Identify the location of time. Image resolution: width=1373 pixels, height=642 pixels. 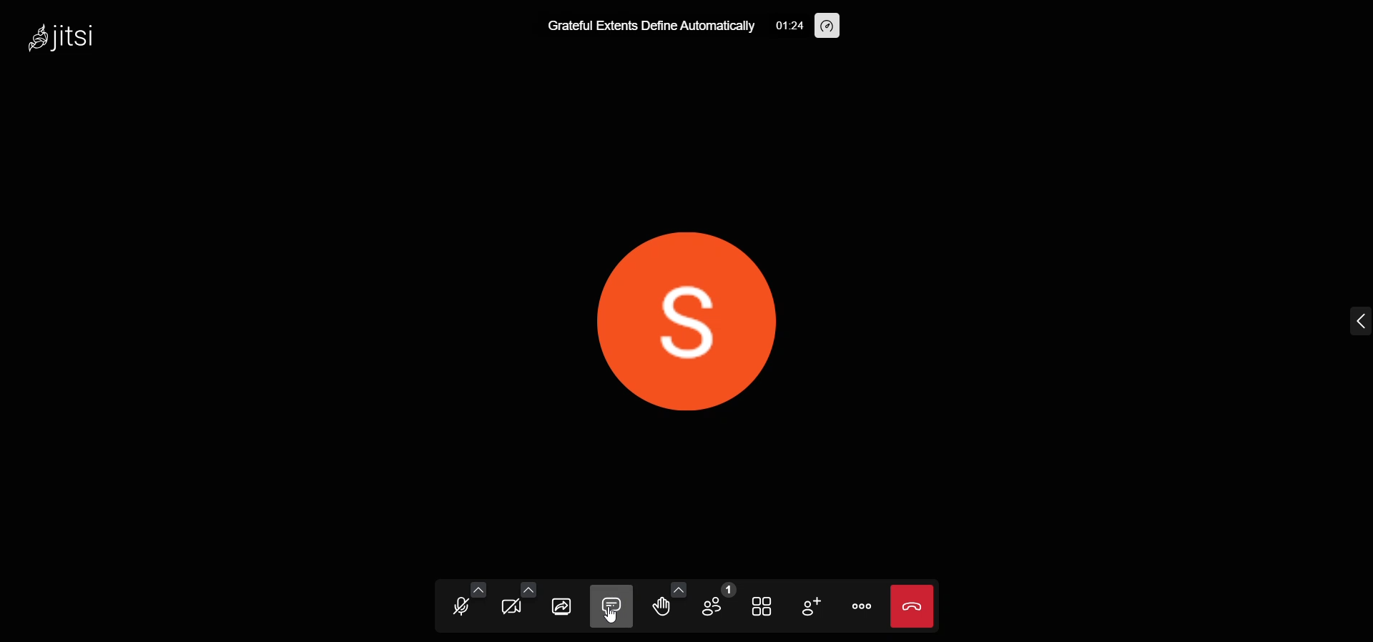
(790, 25).